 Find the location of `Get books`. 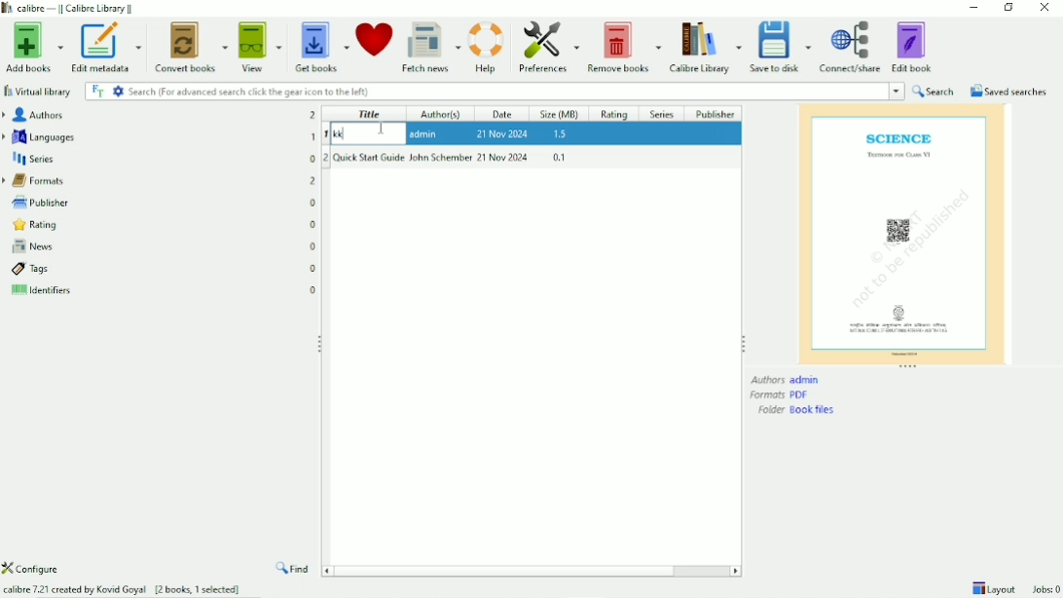

Get books is located at coordinates (320, 46).